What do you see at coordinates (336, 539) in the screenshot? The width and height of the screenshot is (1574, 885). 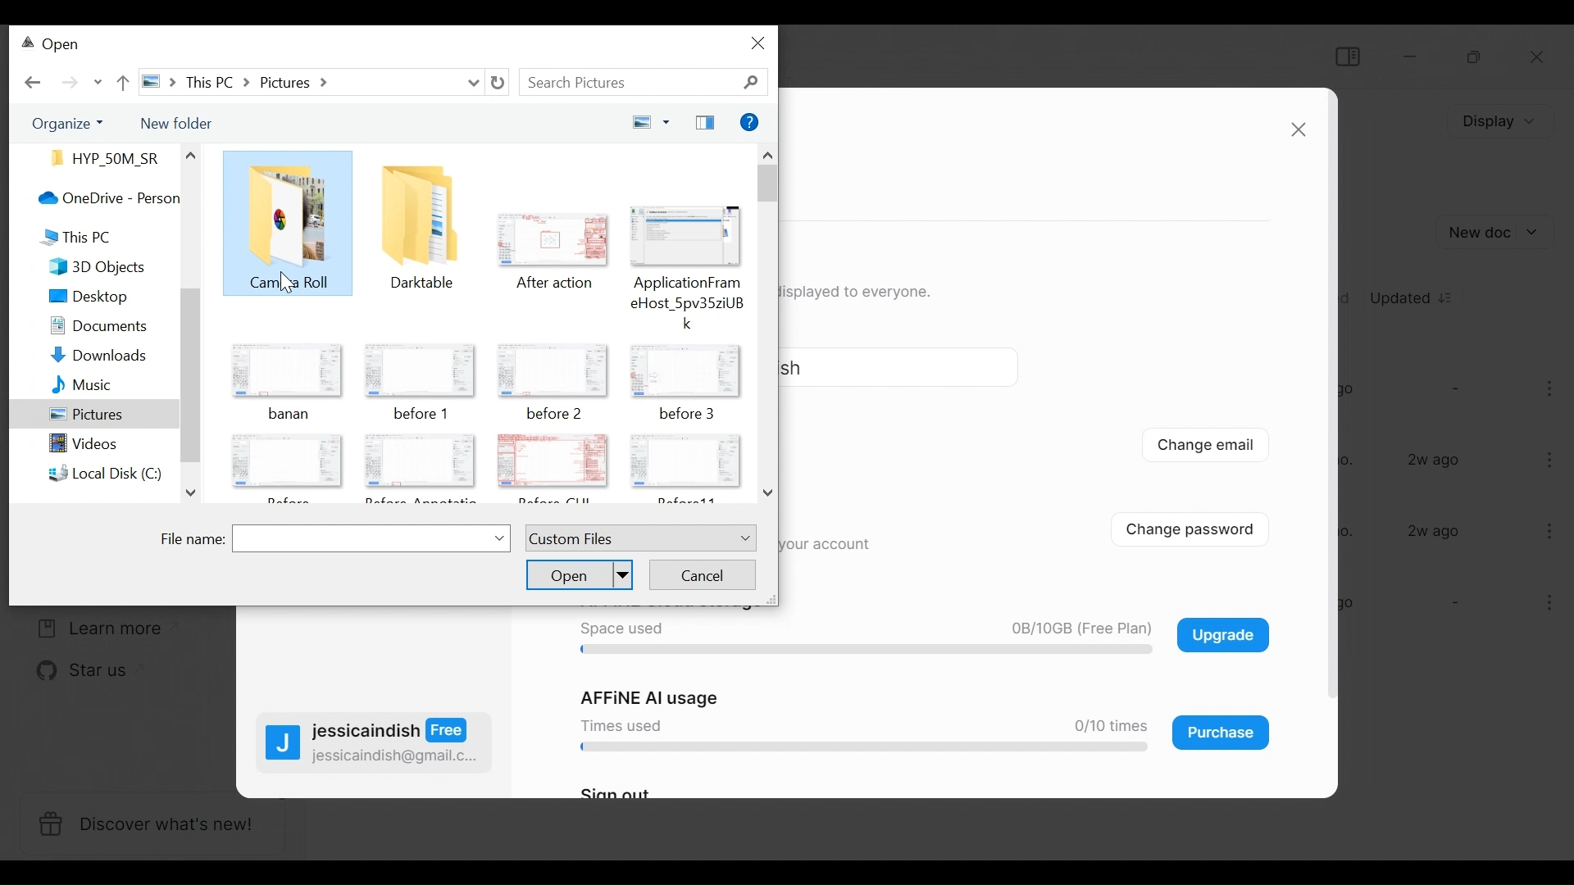 I see `File Name` at bounding box center [336, 539].